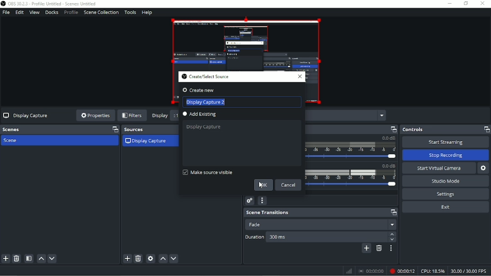 Image resolution: width=491 pixels, height=276 pixels. I want to click on Duration 300 ms., so click(328, 237).